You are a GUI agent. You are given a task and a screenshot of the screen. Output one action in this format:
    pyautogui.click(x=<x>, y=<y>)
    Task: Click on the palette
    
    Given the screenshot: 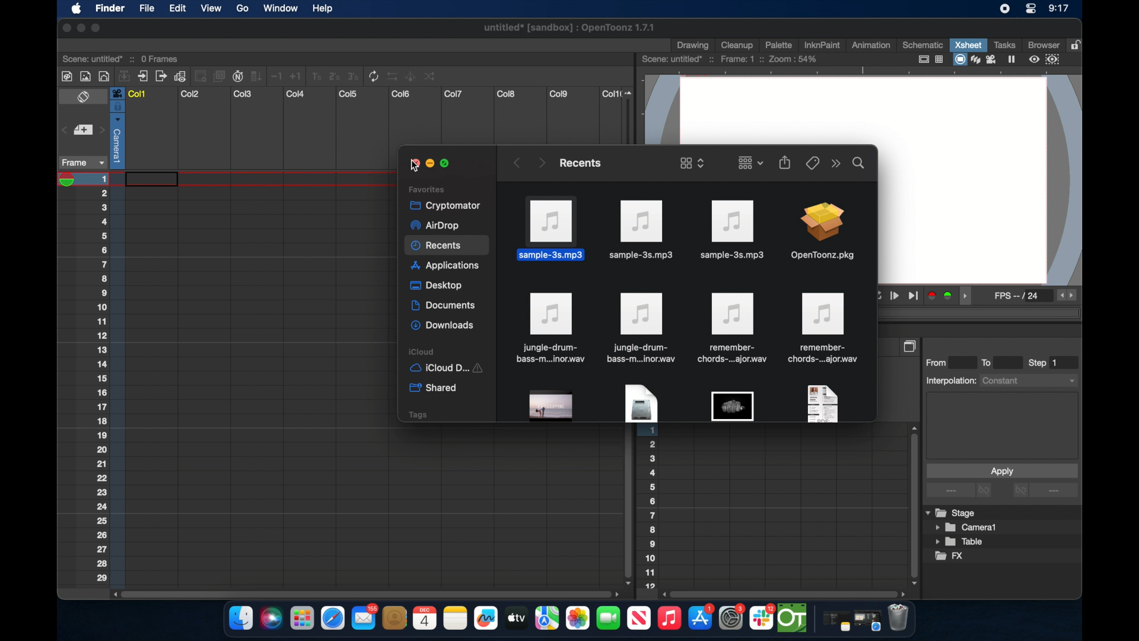 What is the action you would take?
    pyautogui.click(x=779, y=45)
    